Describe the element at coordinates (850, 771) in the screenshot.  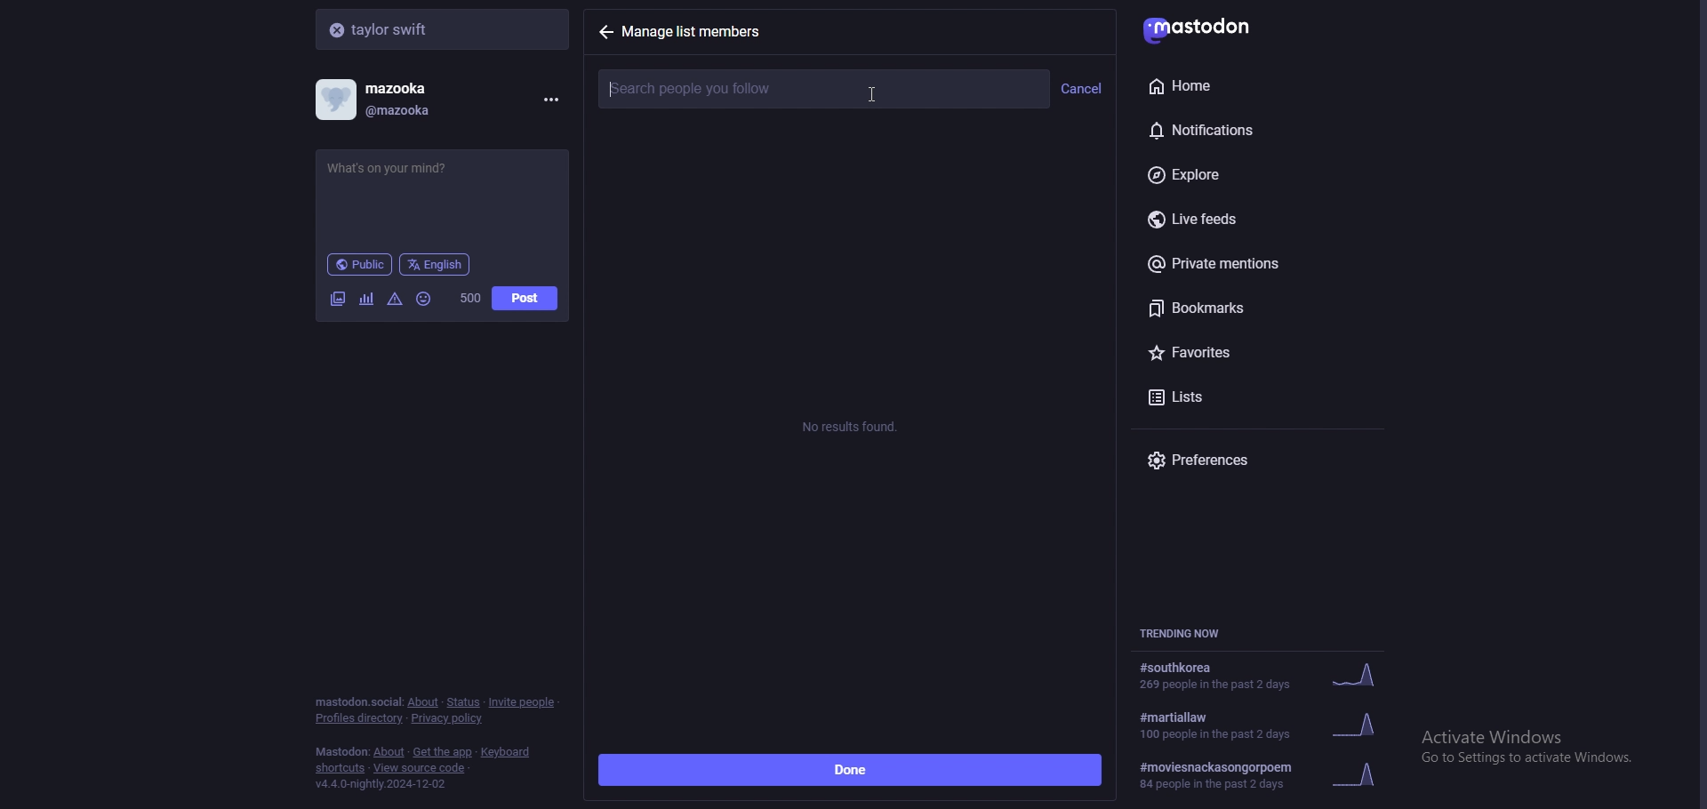
I see `done` at that location.